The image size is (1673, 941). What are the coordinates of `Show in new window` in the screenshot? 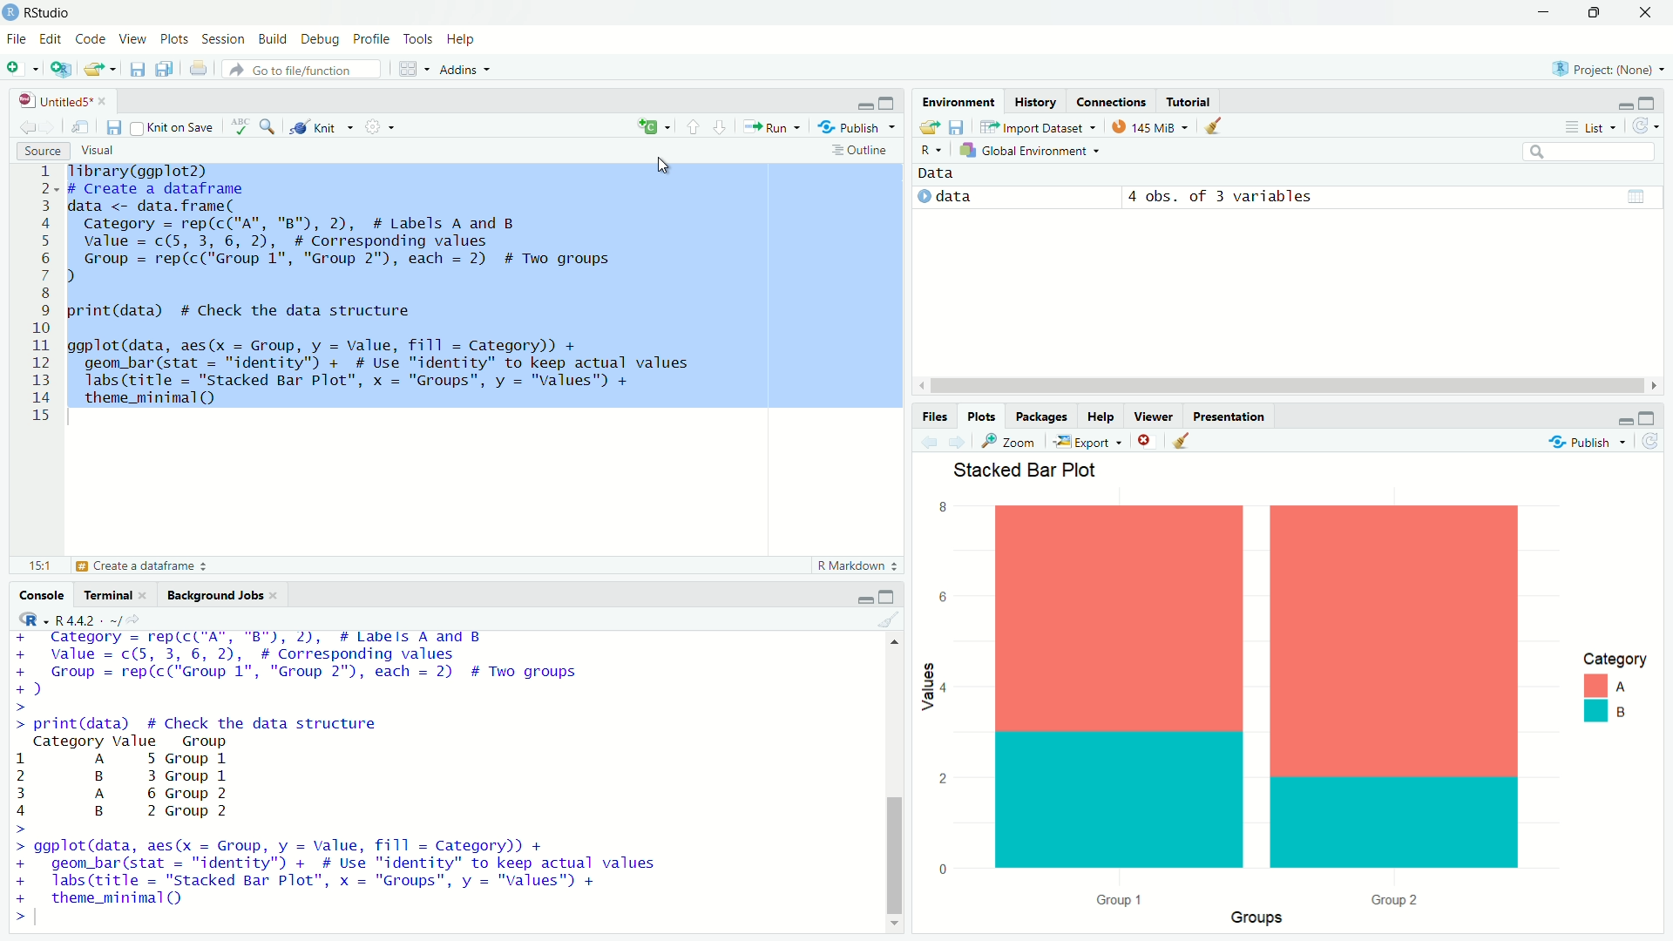 It's located at (82, 125).